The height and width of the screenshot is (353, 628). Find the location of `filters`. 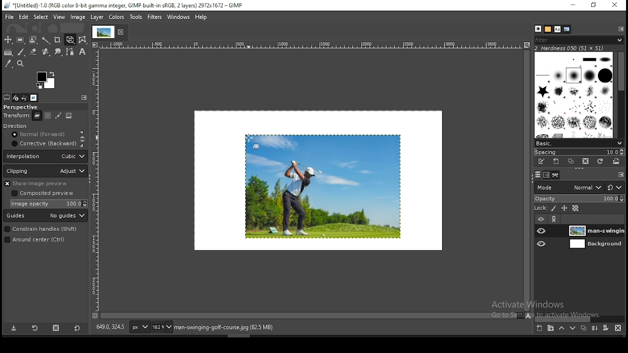

filters is located at coordinates (154, 17).